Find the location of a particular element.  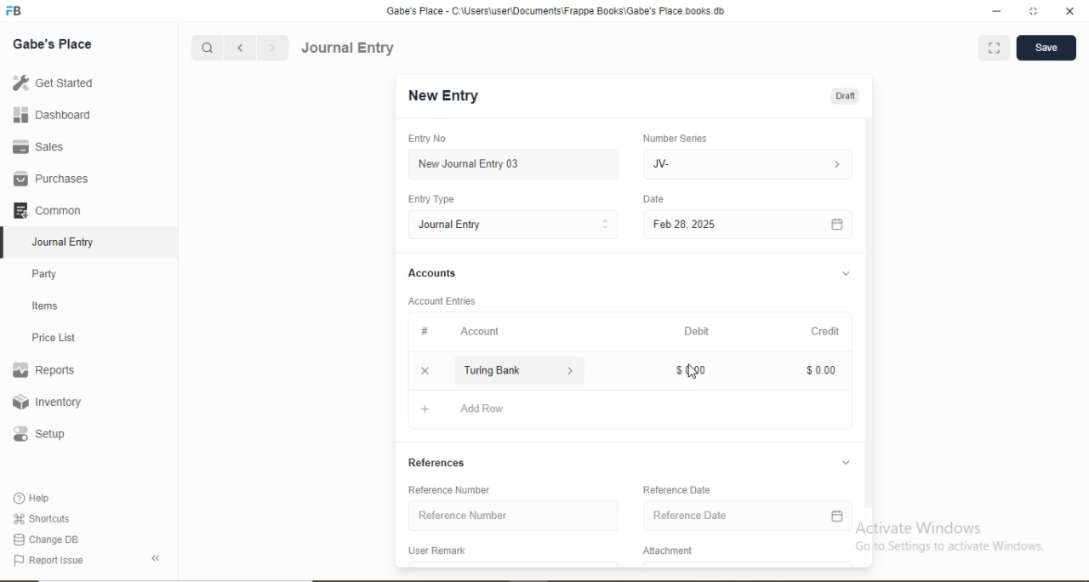

Cursor is located at coordinates (693, 373).